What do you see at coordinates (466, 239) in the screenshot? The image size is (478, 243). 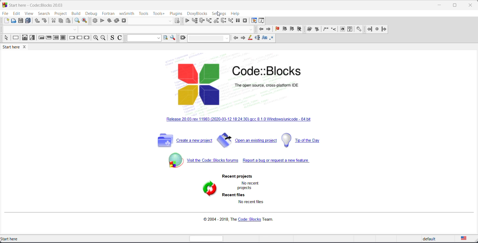 I see `language` at bounding box center [466, 239].